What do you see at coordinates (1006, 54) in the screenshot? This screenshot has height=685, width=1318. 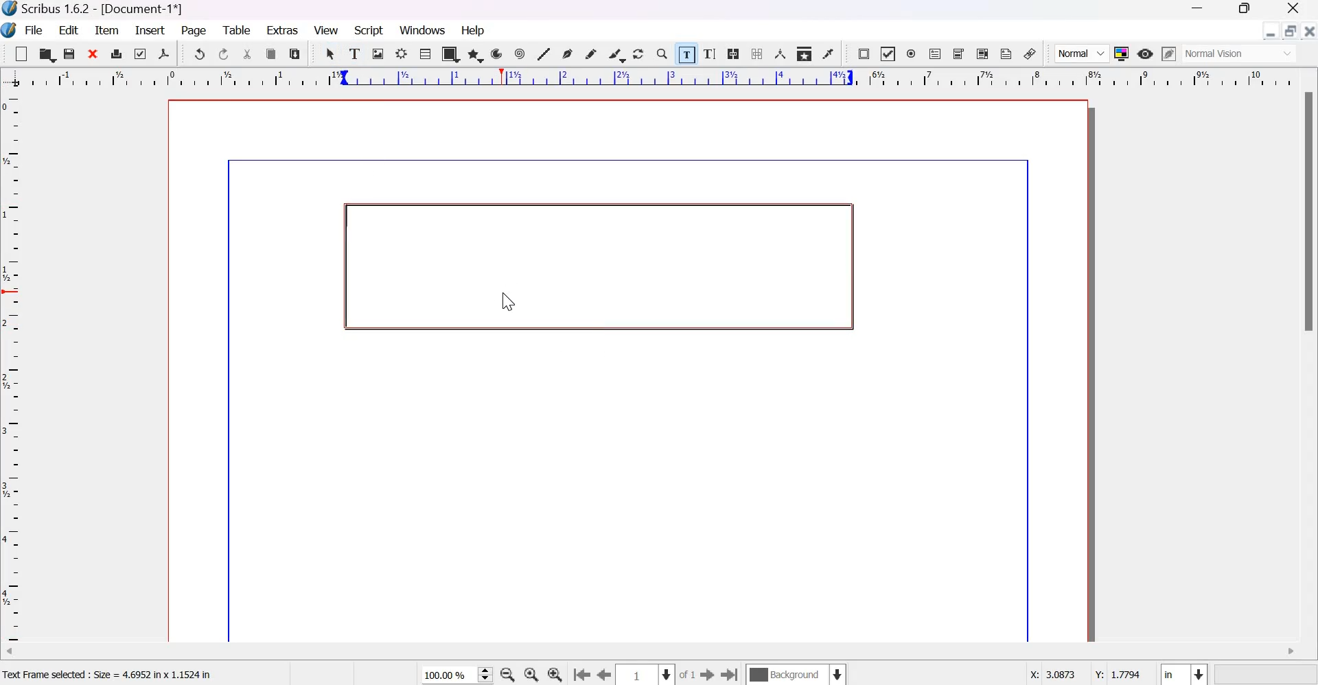 I see `Text Annotation` at bounding box center [1006, 54].